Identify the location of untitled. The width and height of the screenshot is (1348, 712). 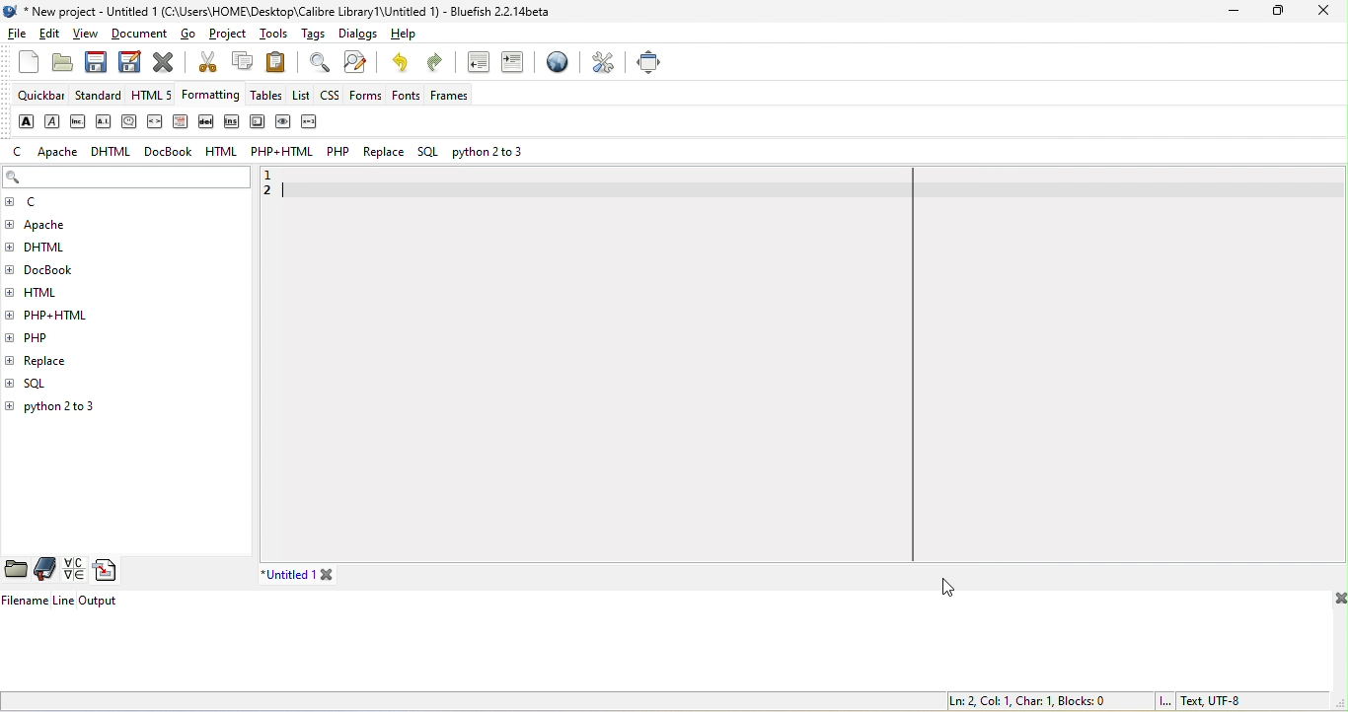
(288, 574).